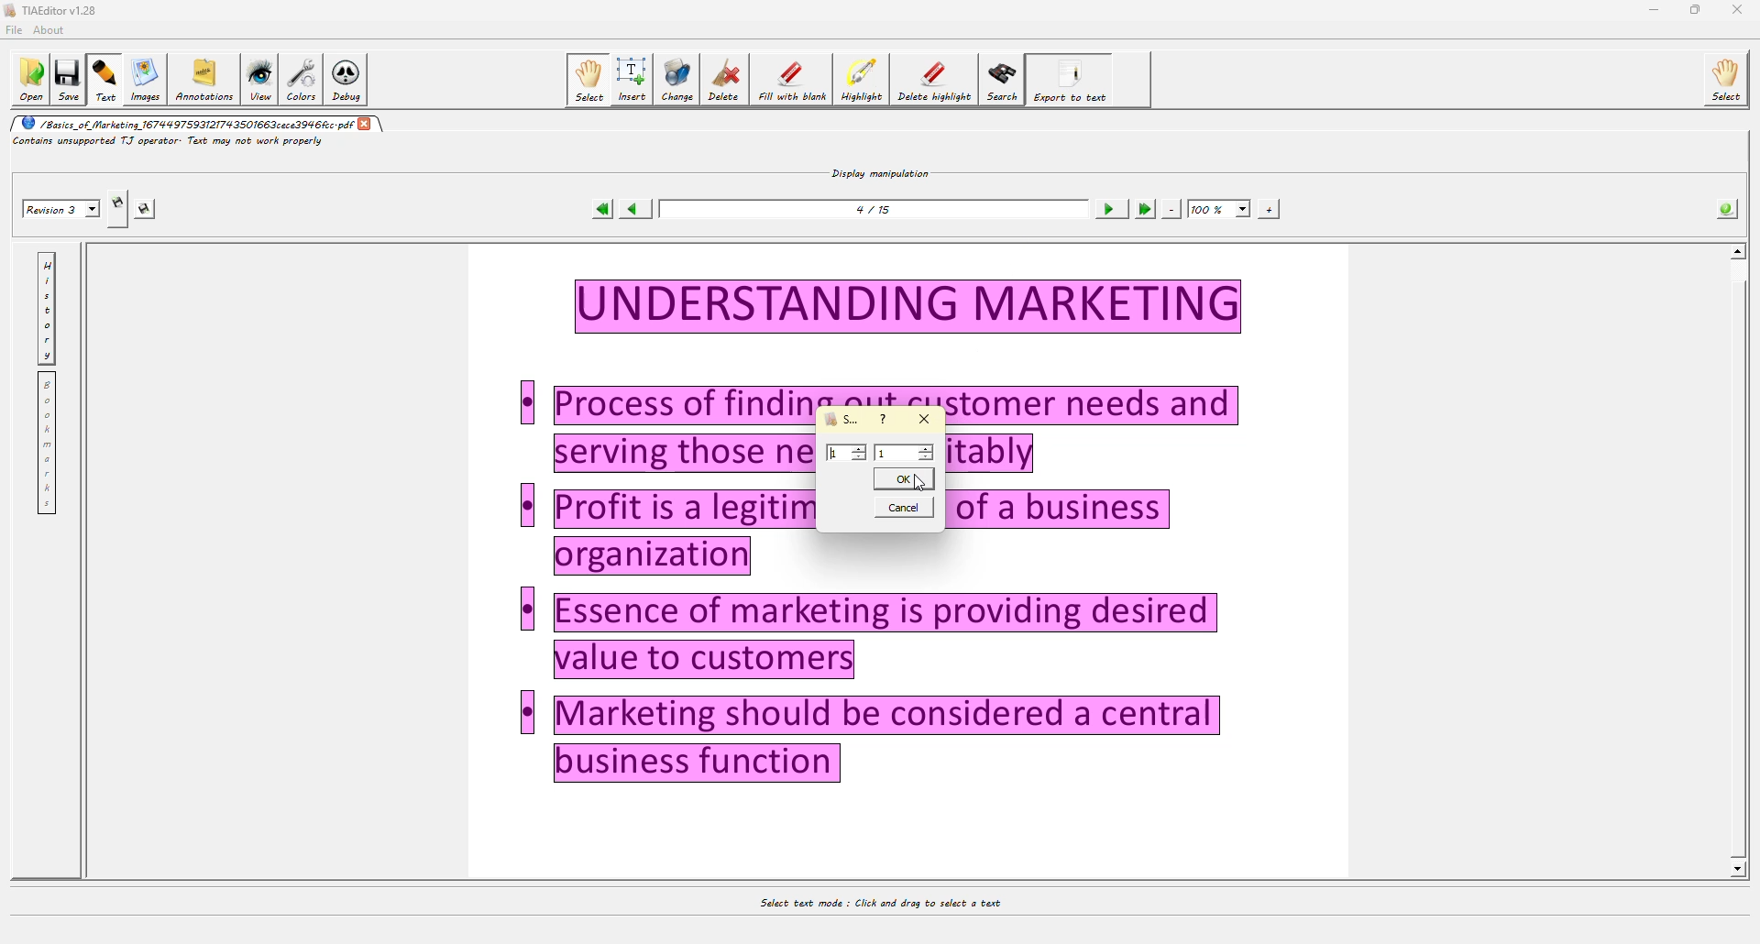  Describe the element at coordinates (862, 80) in the screenshot. I see `highlight` at that location.